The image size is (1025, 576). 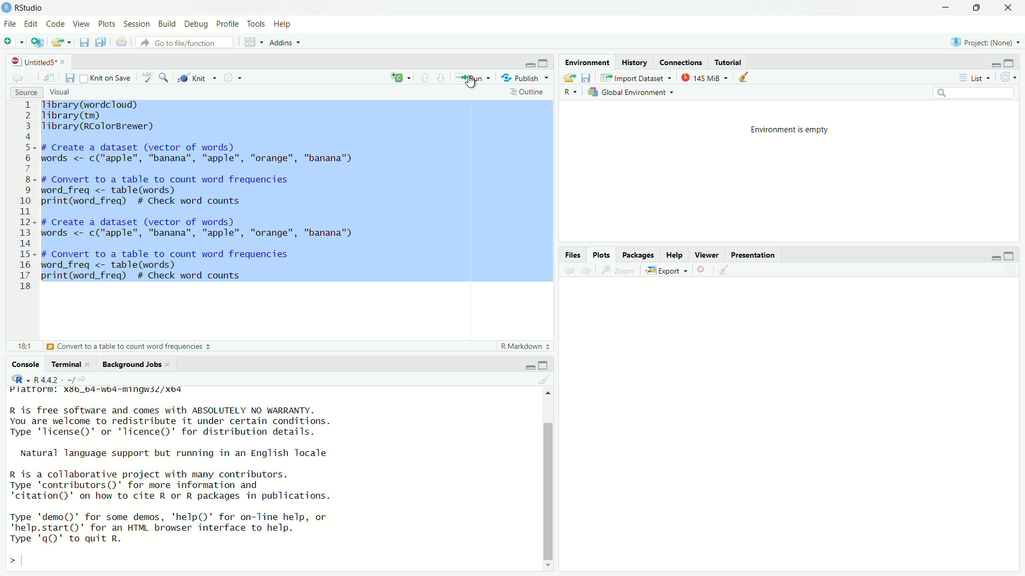 What do you see at coordinates (618, 270) in the screenshot?
I see `Zoom` at bounding box center [618, 270].